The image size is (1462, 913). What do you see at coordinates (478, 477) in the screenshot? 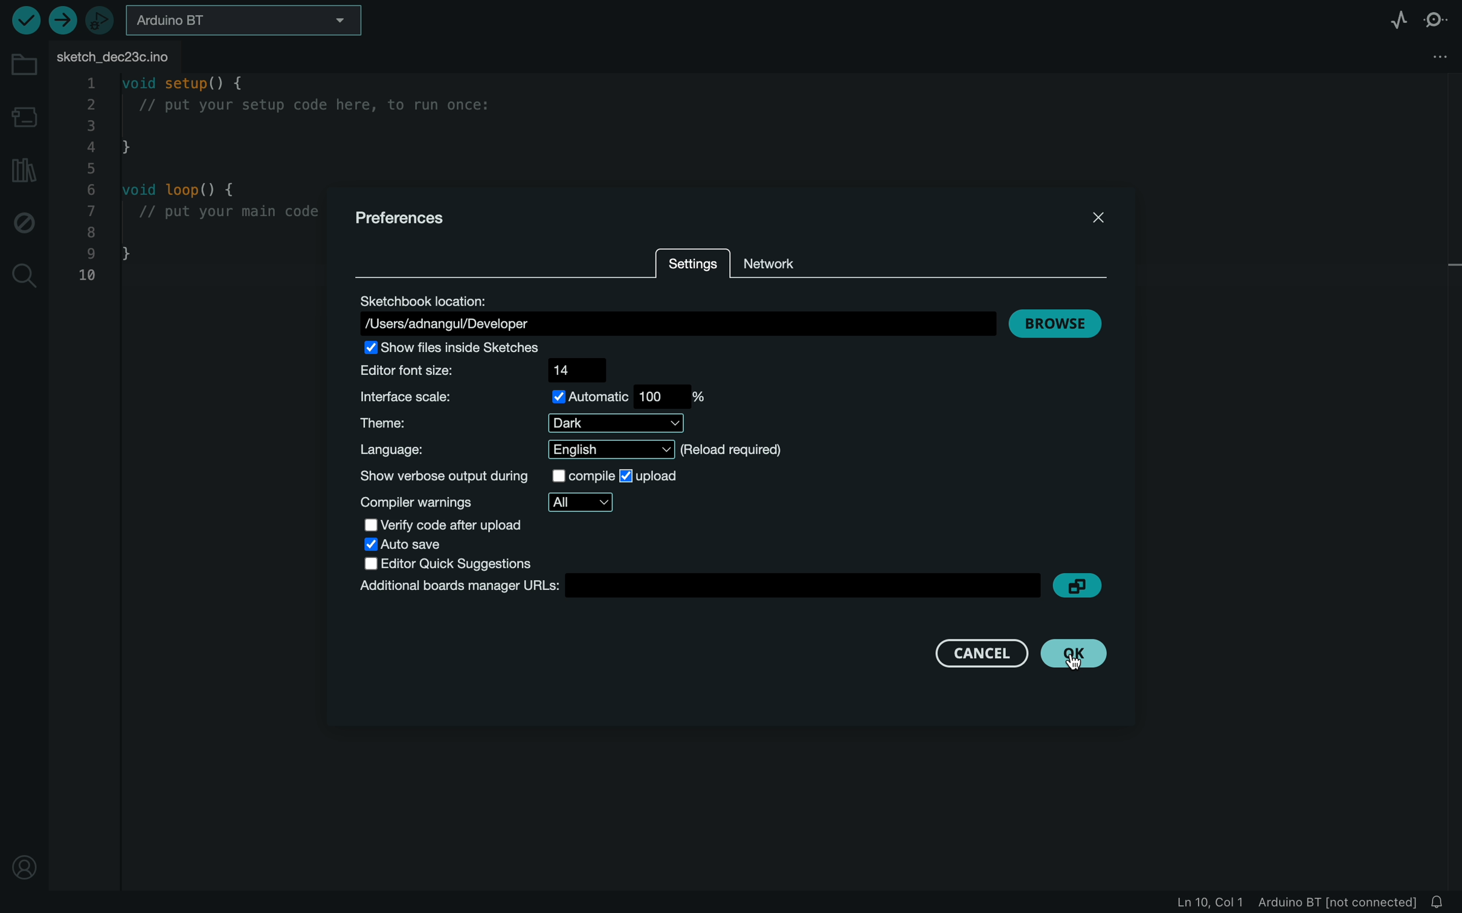
I see `show verbose` at bounding box center [478, 477].